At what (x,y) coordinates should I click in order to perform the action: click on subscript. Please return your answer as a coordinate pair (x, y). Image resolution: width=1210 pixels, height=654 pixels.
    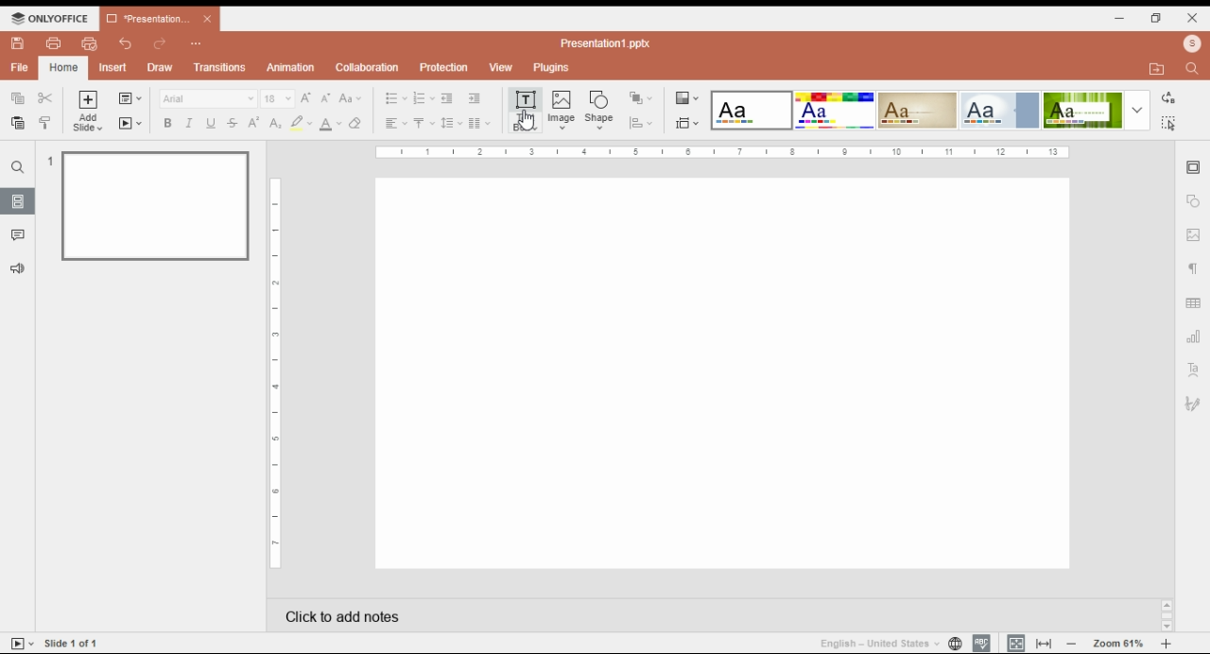
    Looking at the image, I should click on (275, 124).